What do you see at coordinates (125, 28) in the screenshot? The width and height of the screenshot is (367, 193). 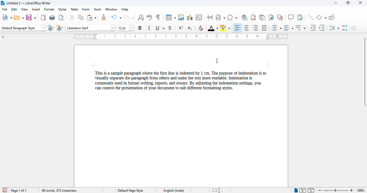 I see `font size` at bounding box center [125, 28].